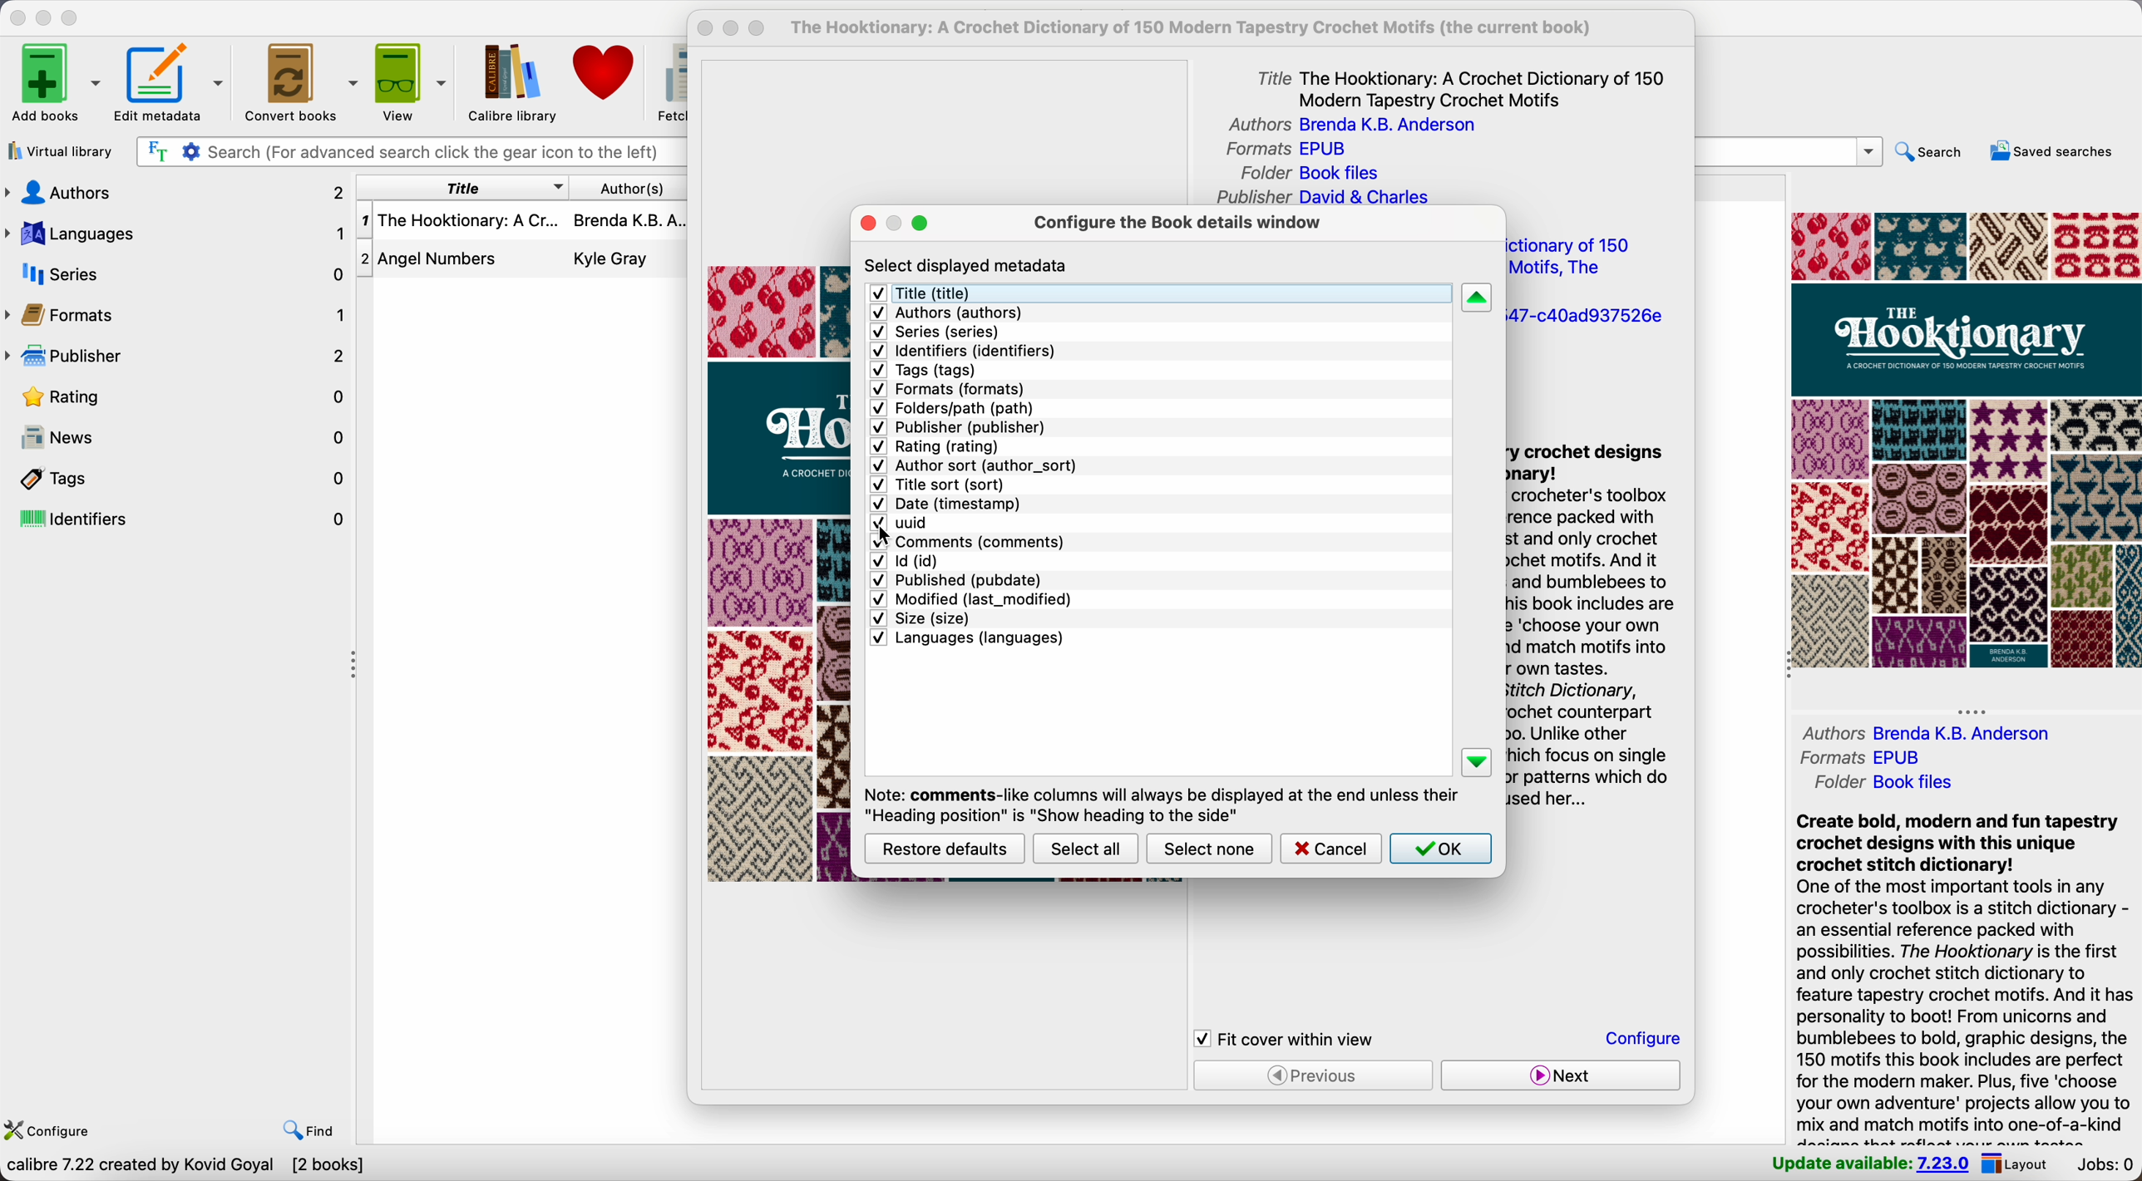  I want to click on select all, so click(1084, 849).